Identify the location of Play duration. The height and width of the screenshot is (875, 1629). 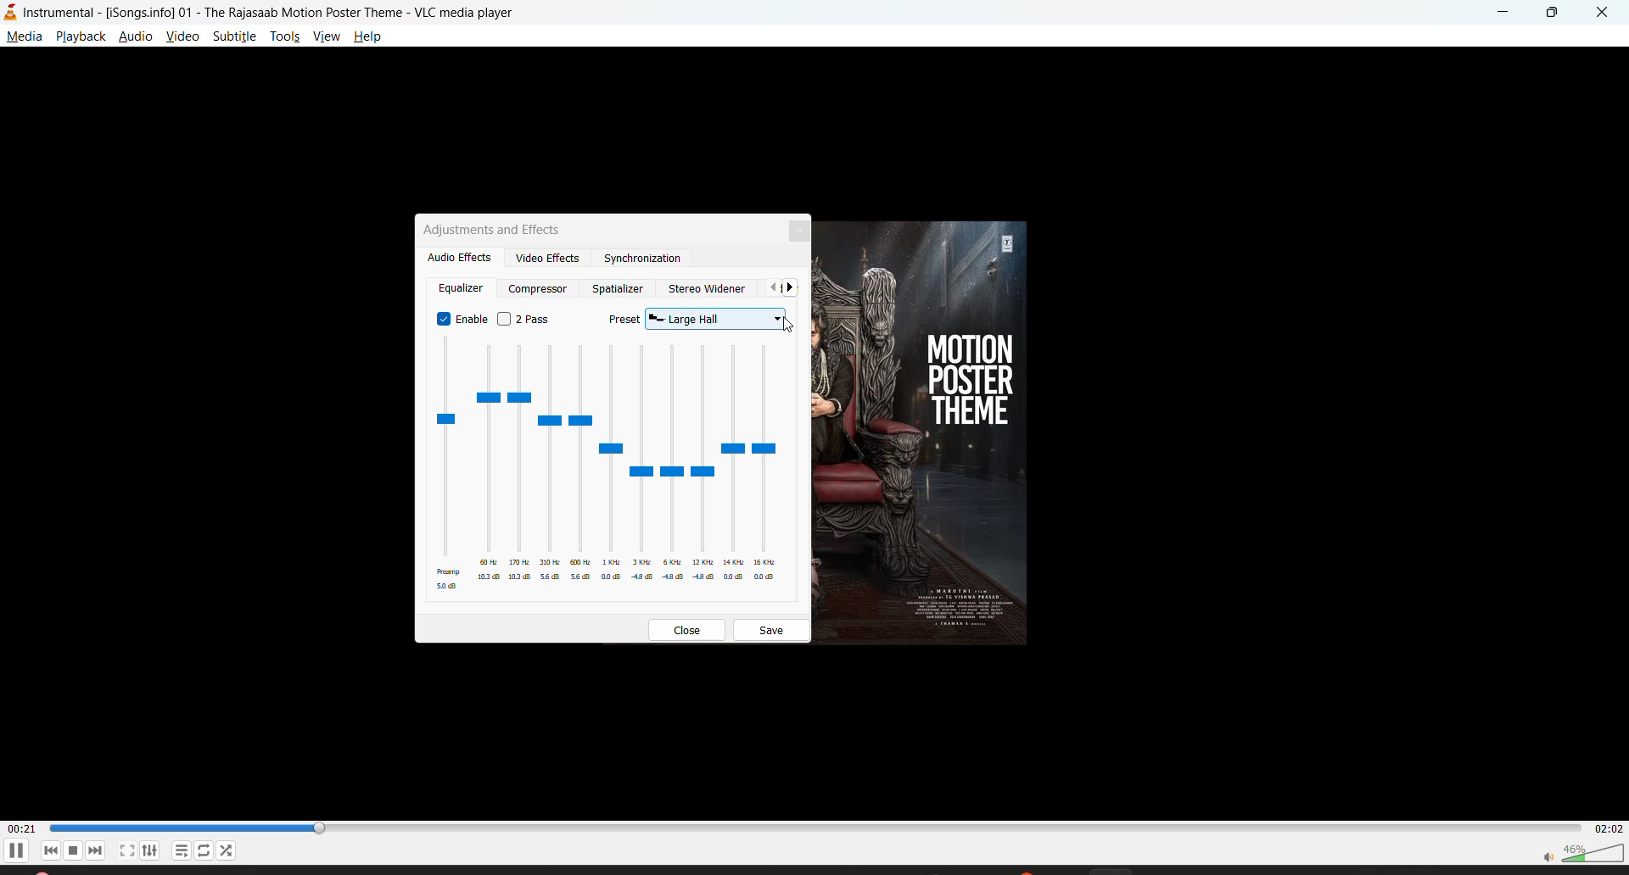
(812, 828).